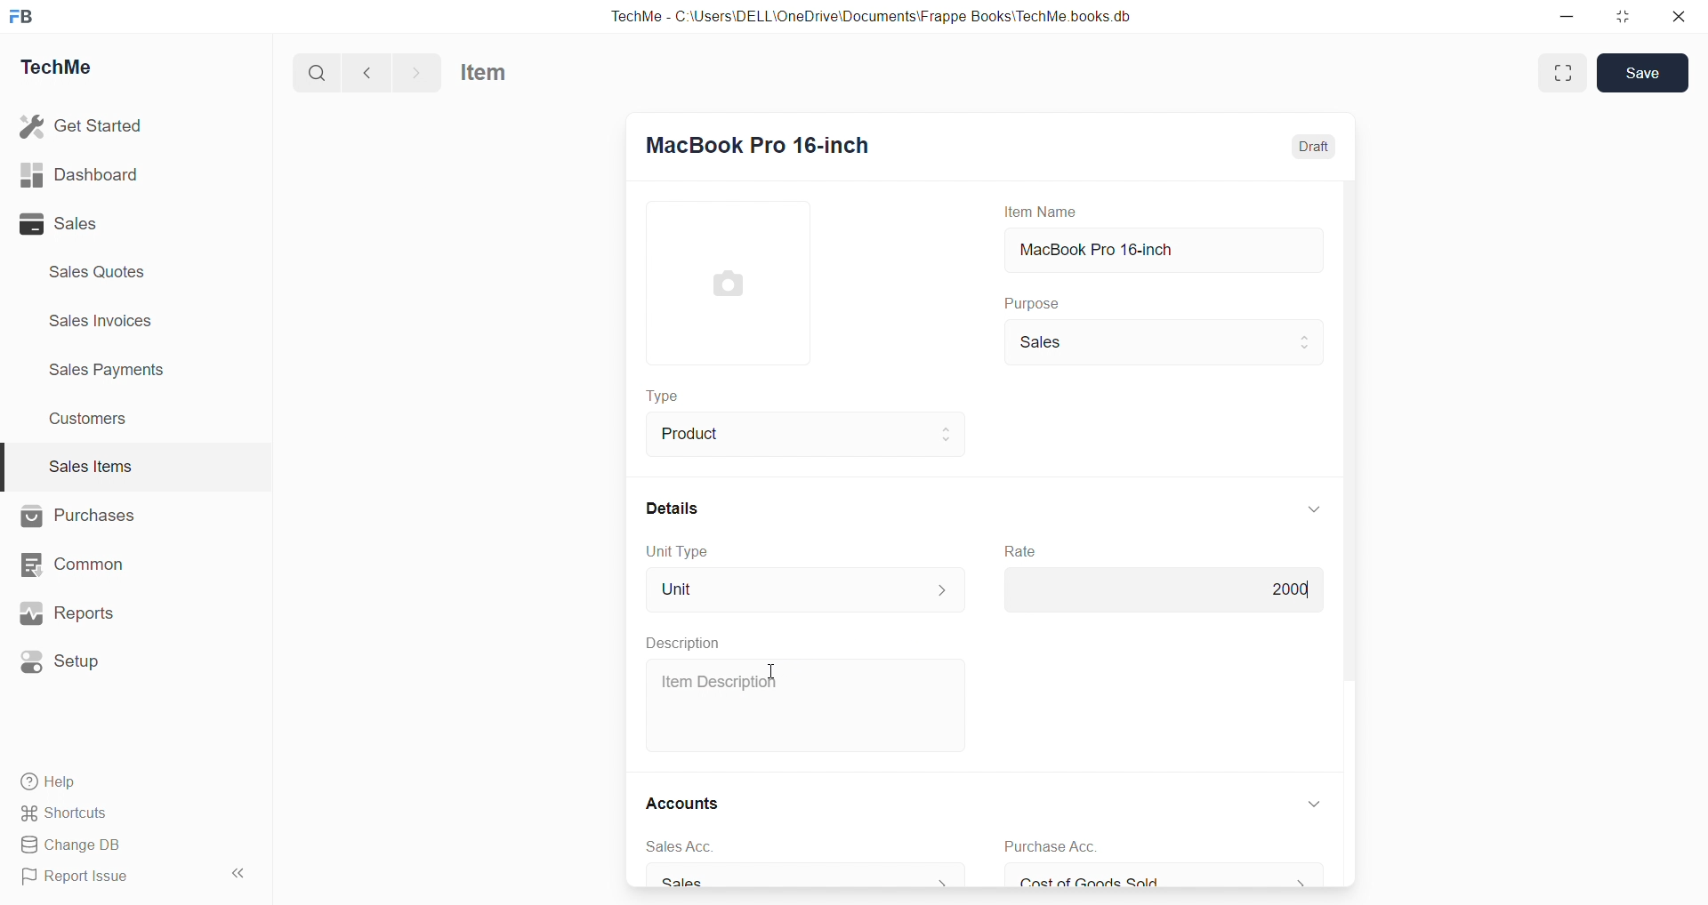  Describe the element at coordinates (873, 16) in the screenshot. I see `TechMe - C:\Users\DELL\OneDrive\Documents\Frappe Books\TechMe books.db` at that location.